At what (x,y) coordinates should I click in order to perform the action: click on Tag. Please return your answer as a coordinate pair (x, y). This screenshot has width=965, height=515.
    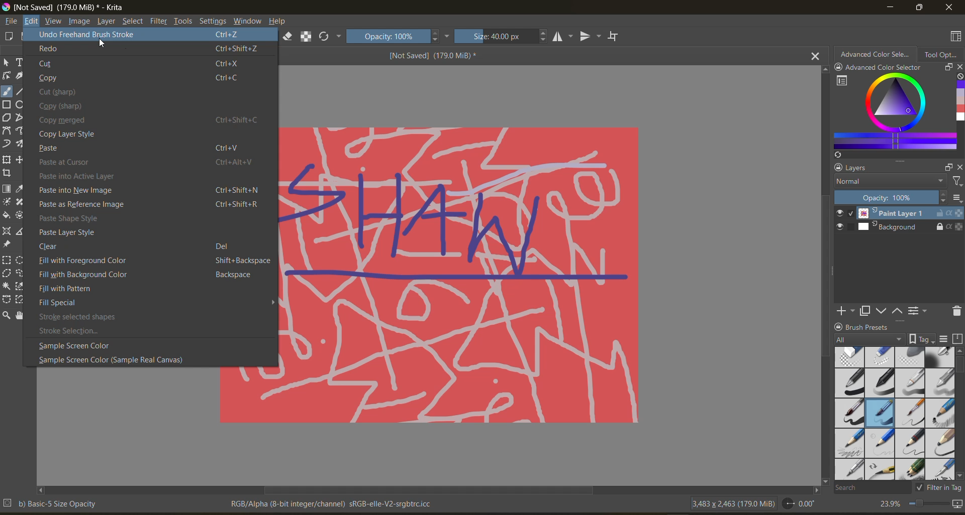
    Looking at the image, I should click on (922, 339).